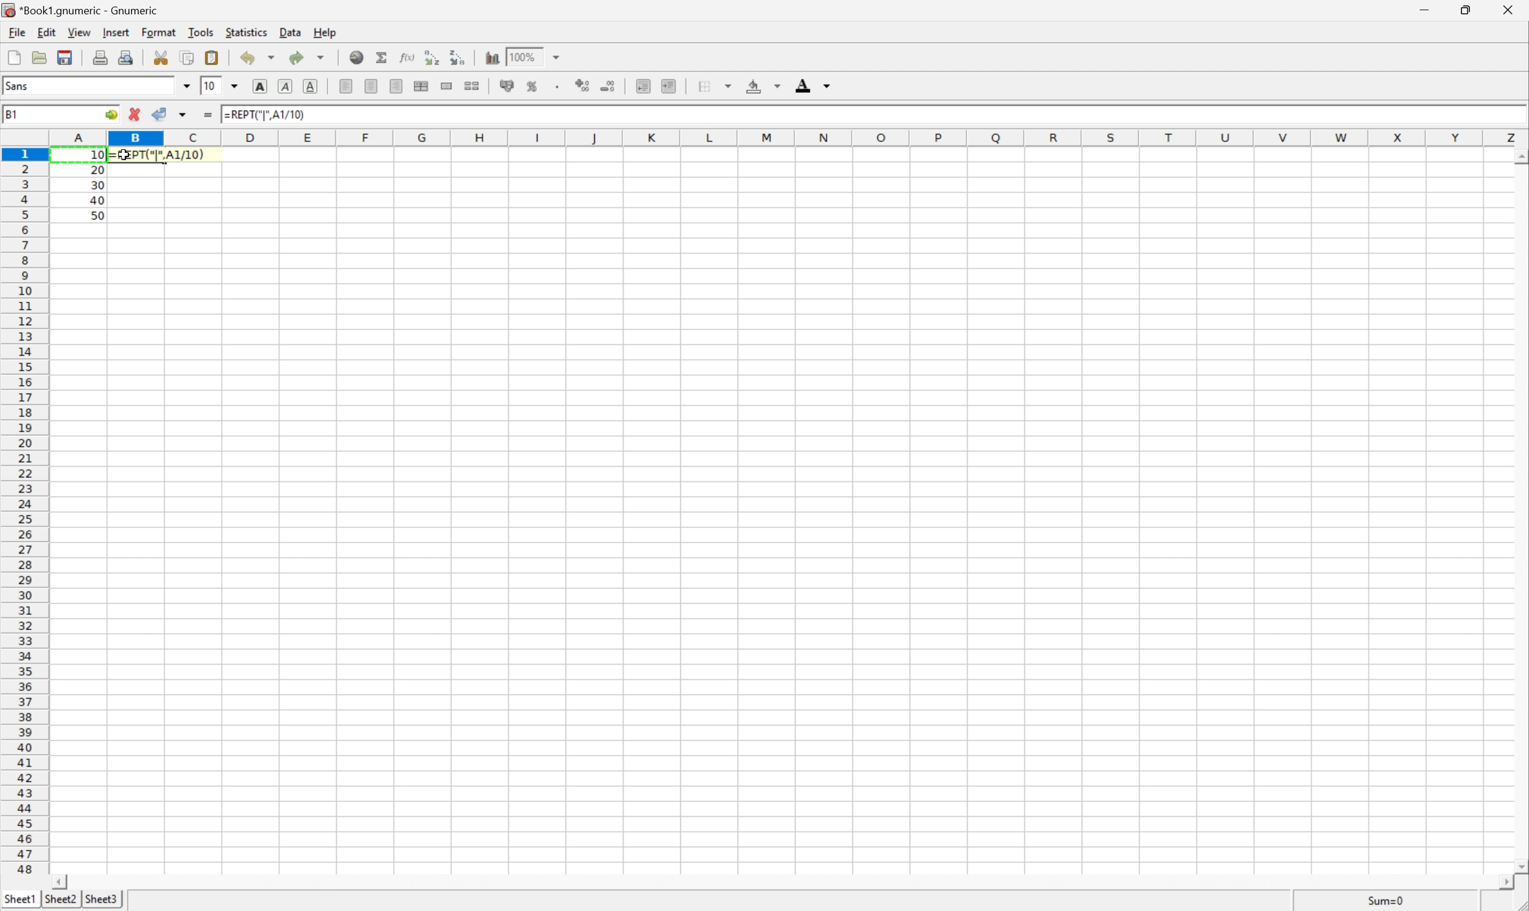  I want to click on Paste clipboard, so click(211, 58).